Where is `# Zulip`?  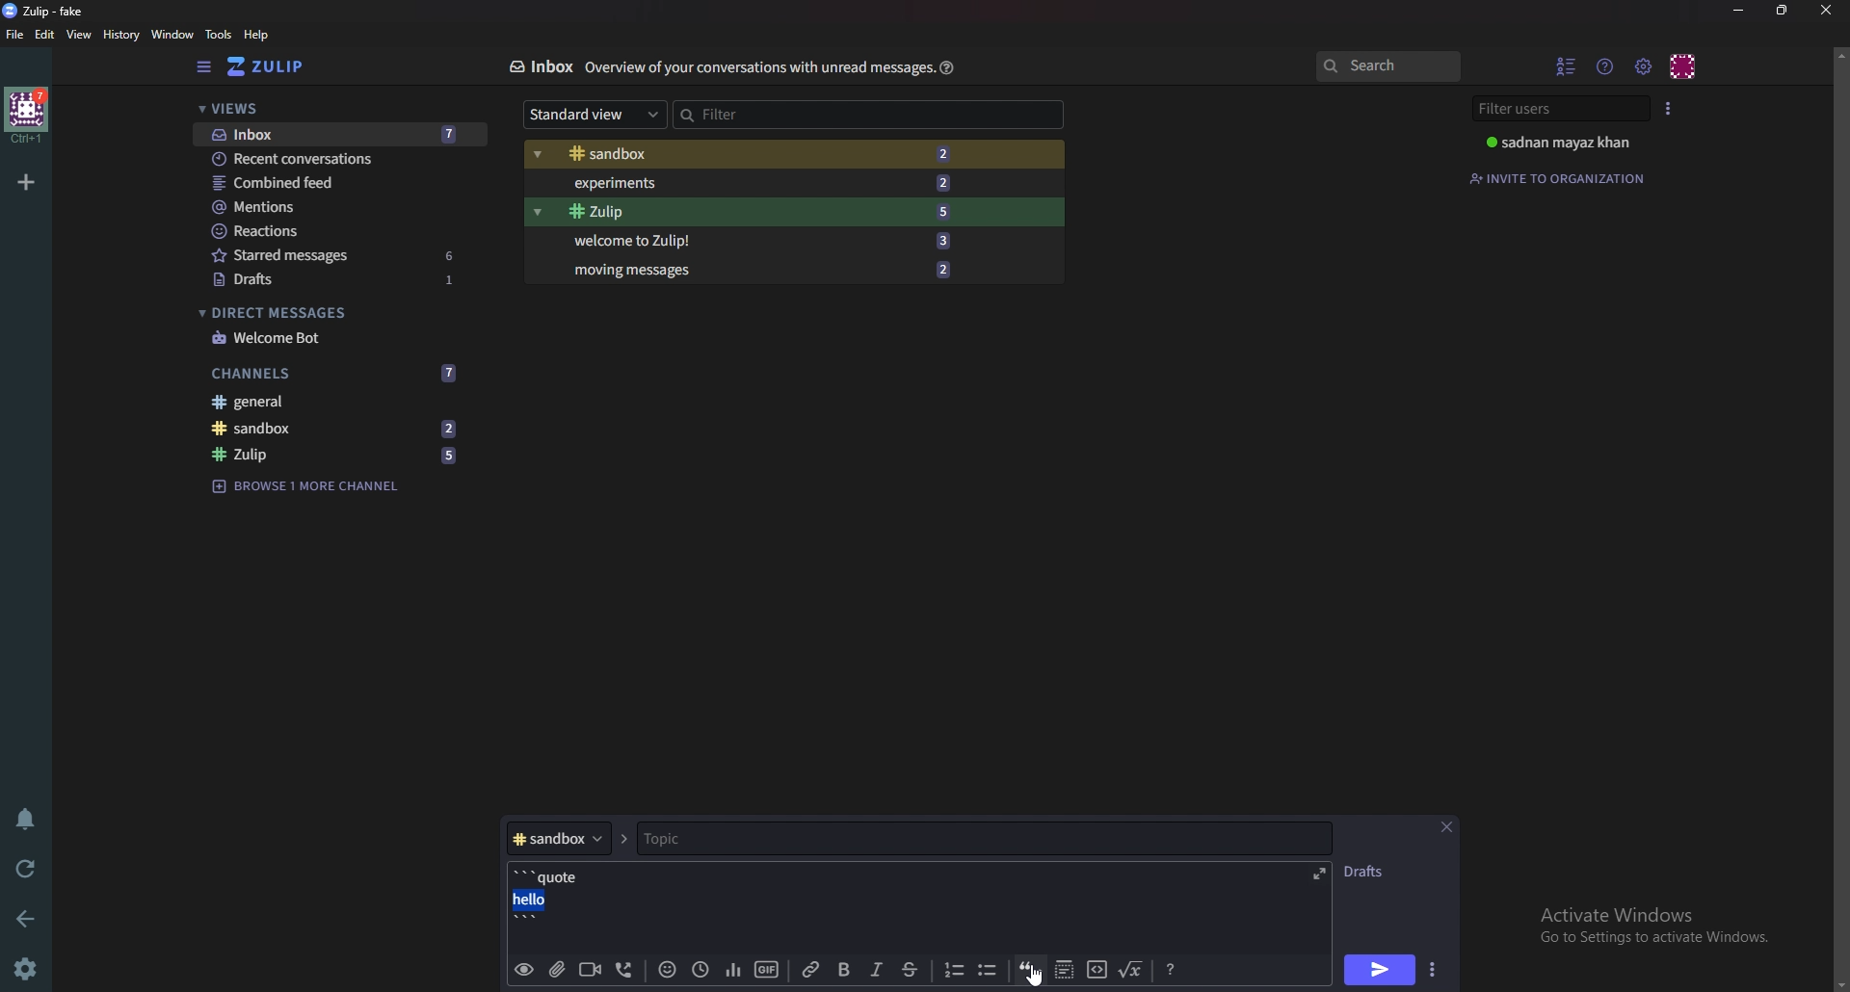
# Zulip is located at coordinates (654, 213).